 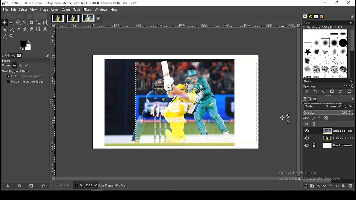 What do you see at coordinates (25, 76) in the screenshot?
I see `pick a layer or guide` at bounding box center [25, 76].